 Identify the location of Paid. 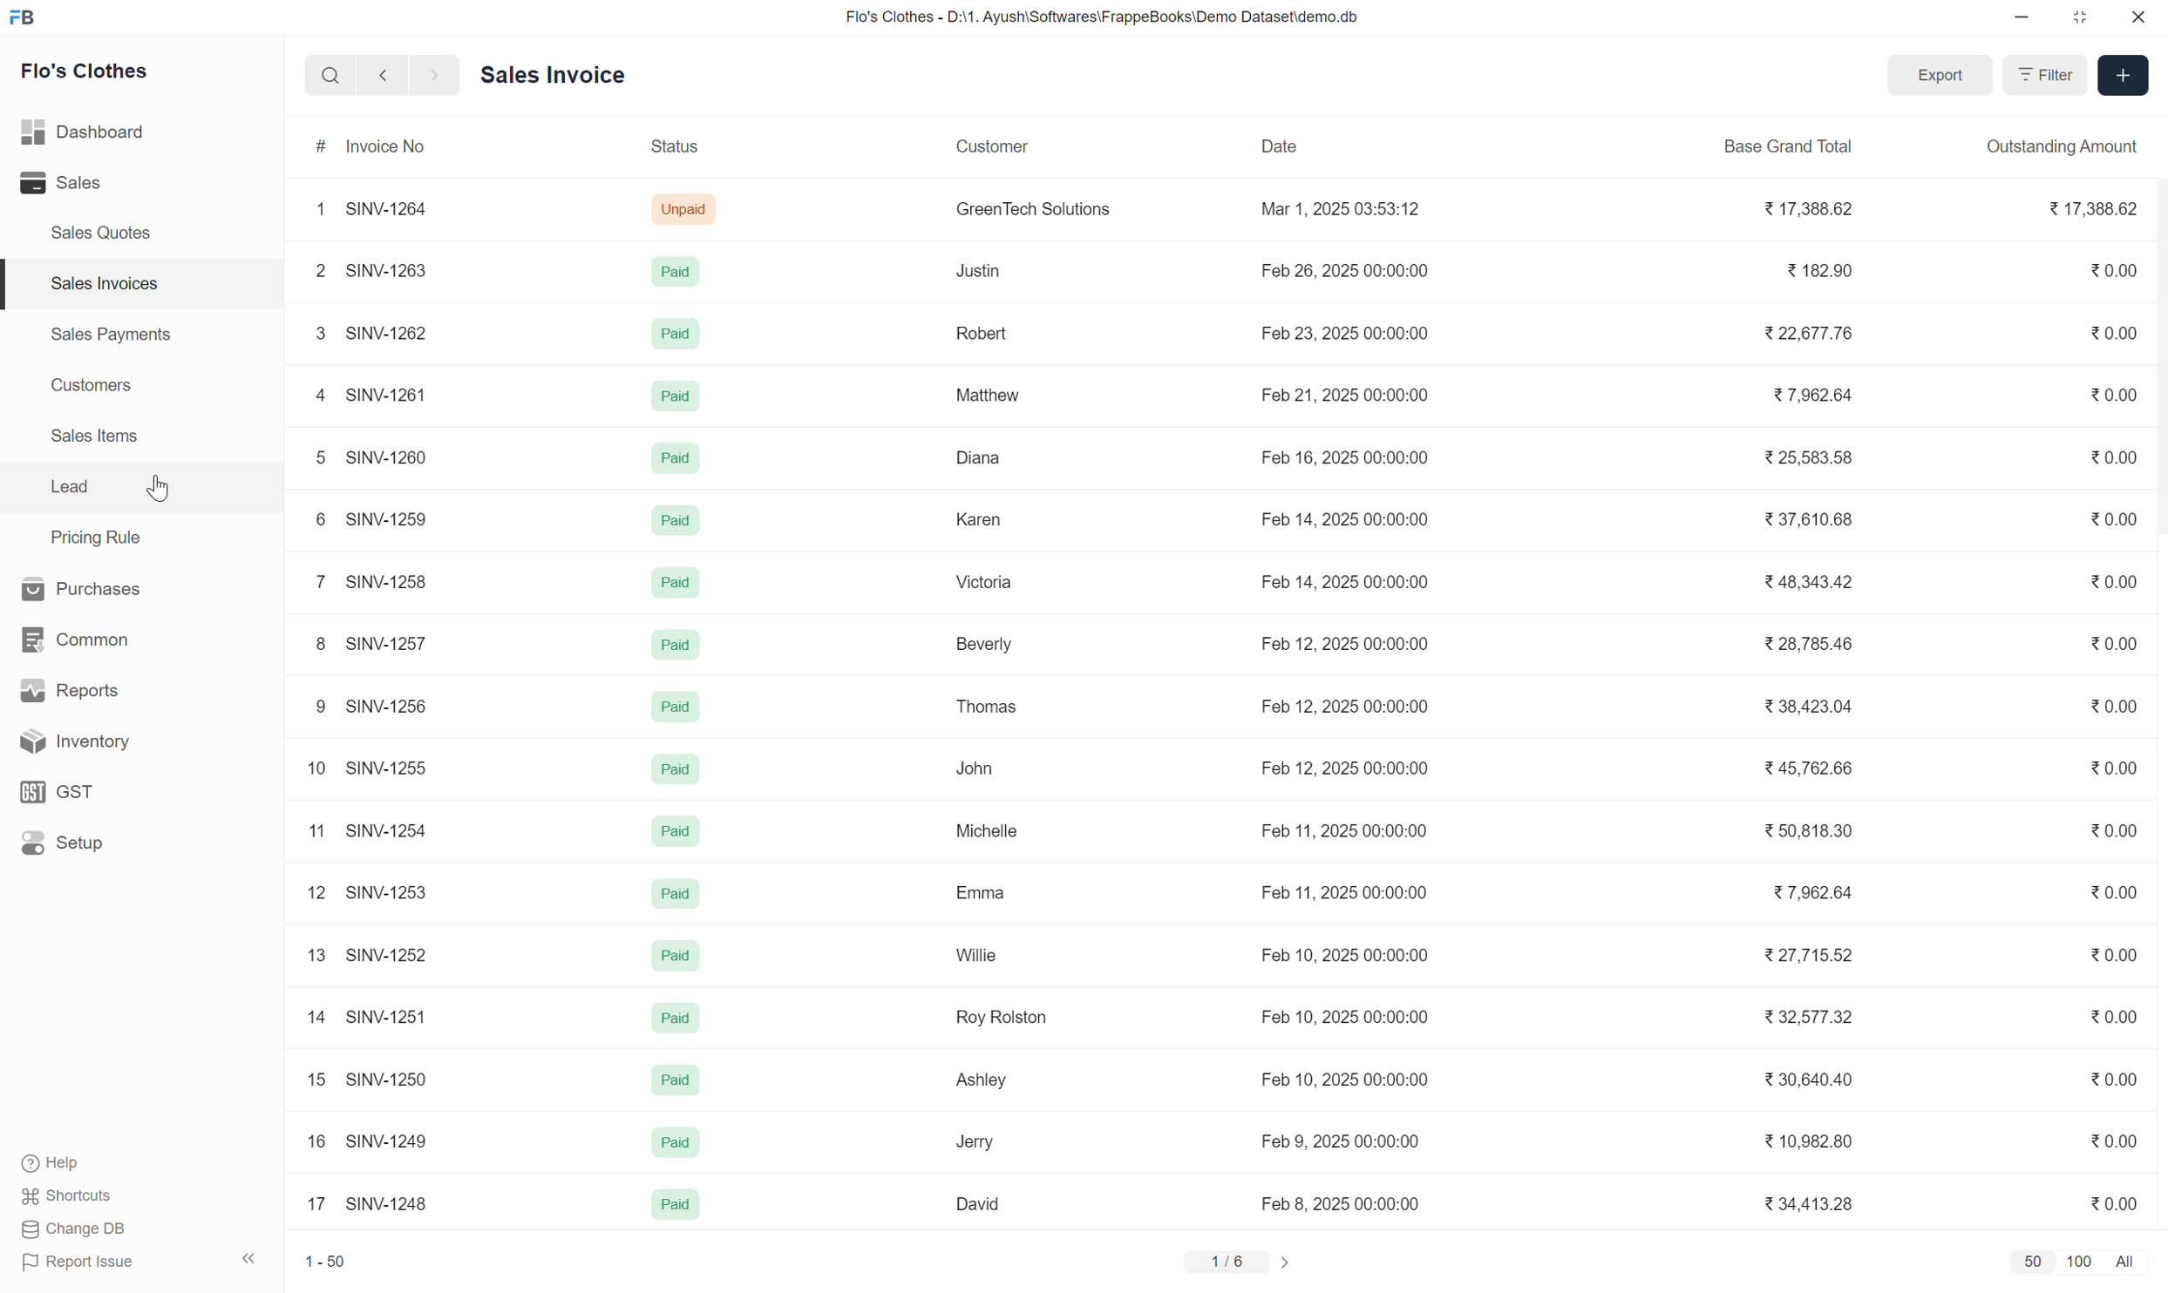
(681, 1018).